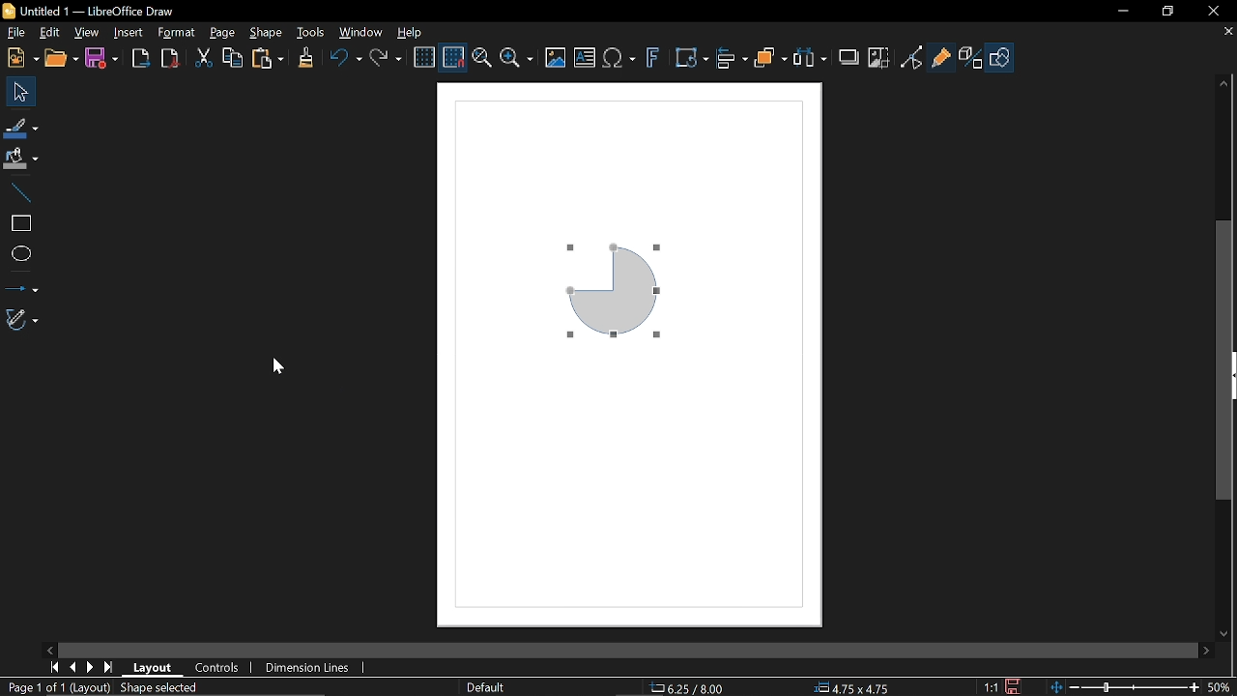 The image size is (1237, 696). Describe the element at coordinates (17, 223) in the screenshot. I see `Rectangle` at that location.